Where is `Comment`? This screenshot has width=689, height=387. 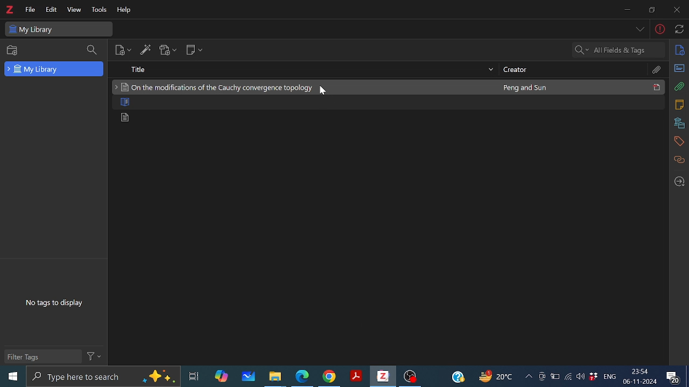
Comment is located at coordinates (677, 376).